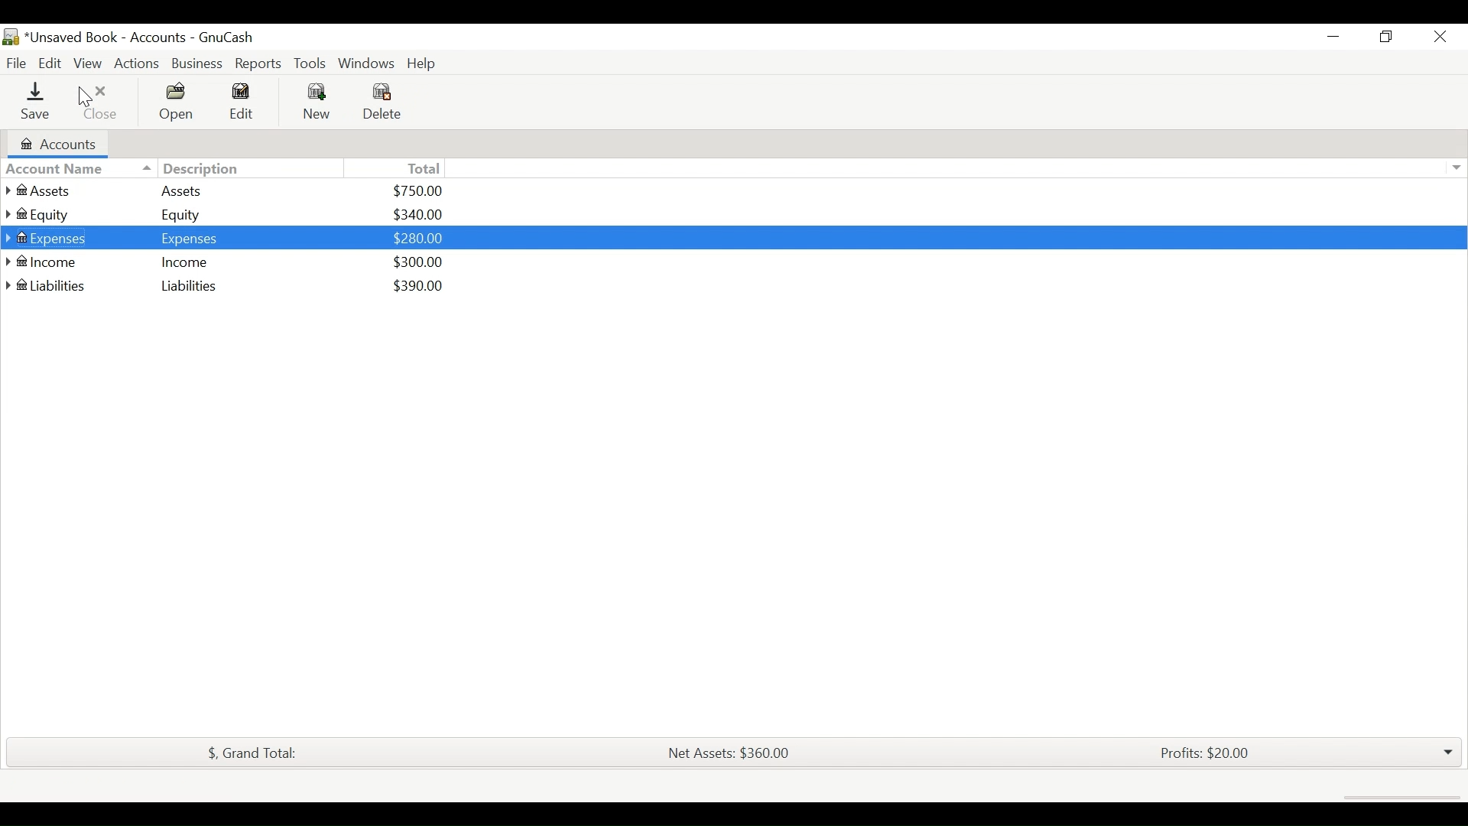 The width and height of the screenshot is (1468, 826). What do you see at coordinates (173, 102) in the screenshot?
I see `Open` at bounding box center [173, 102].